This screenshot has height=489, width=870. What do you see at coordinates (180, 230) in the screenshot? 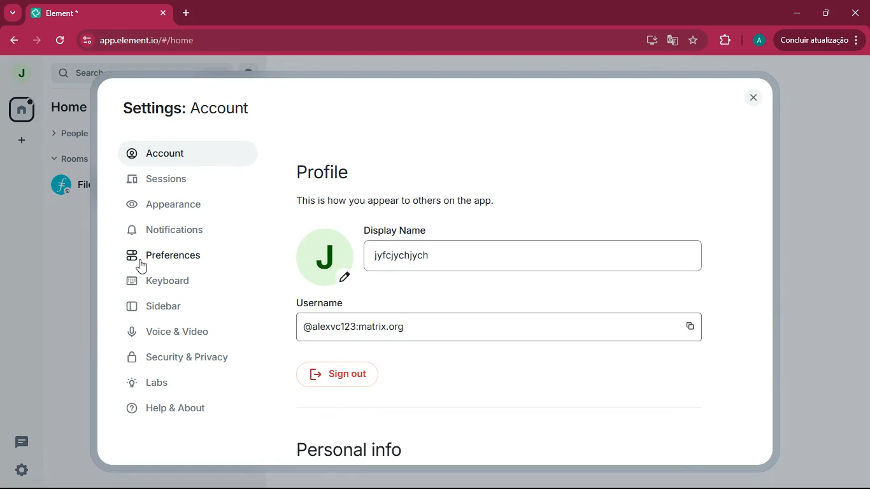
I see `notifications` at bounding box center [180, 230].